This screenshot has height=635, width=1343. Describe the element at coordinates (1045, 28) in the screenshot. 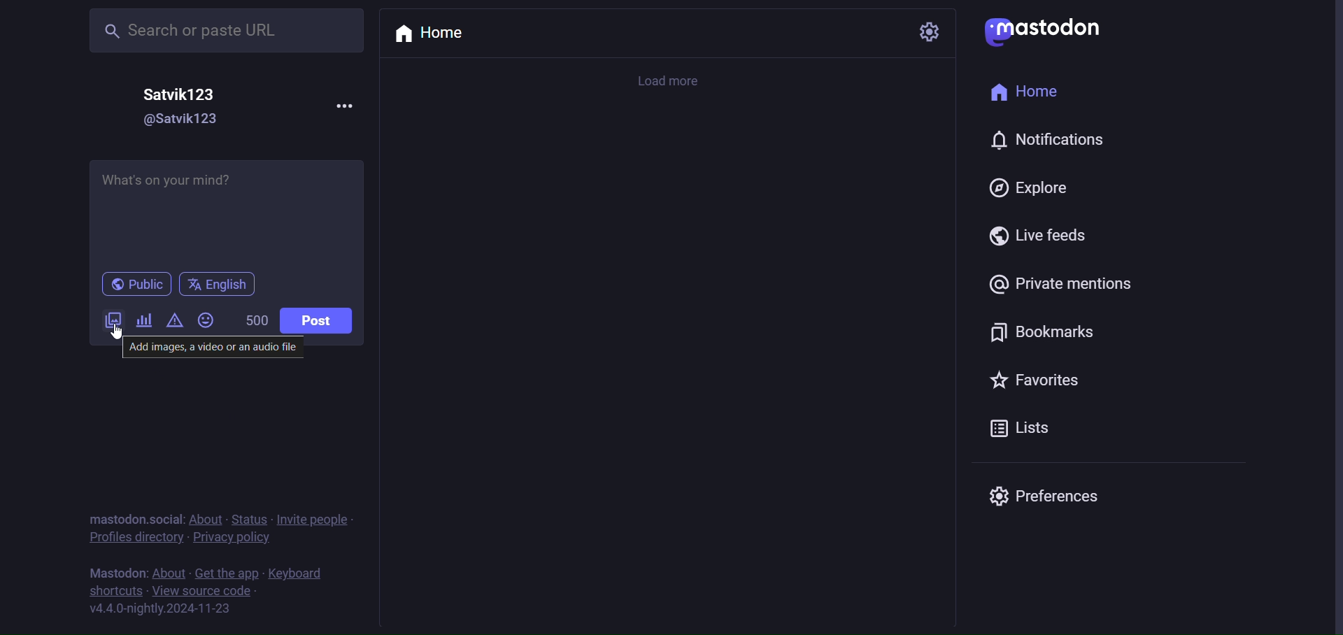

I see `mastodon` at that location.